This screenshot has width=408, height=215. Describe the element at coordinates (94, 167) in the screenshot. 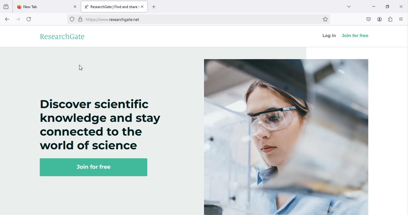

I see `Join for free` at that location.